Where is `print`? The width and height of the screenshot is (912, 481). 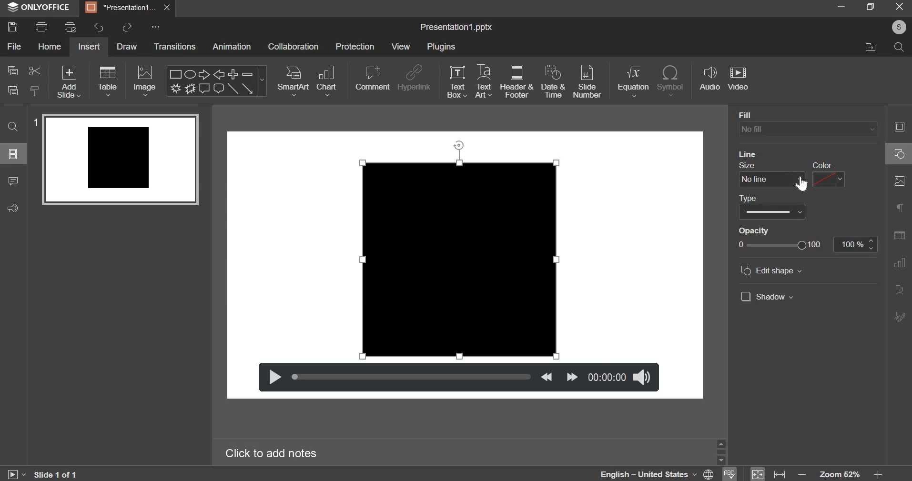
print is located at coordinates (40, 27).